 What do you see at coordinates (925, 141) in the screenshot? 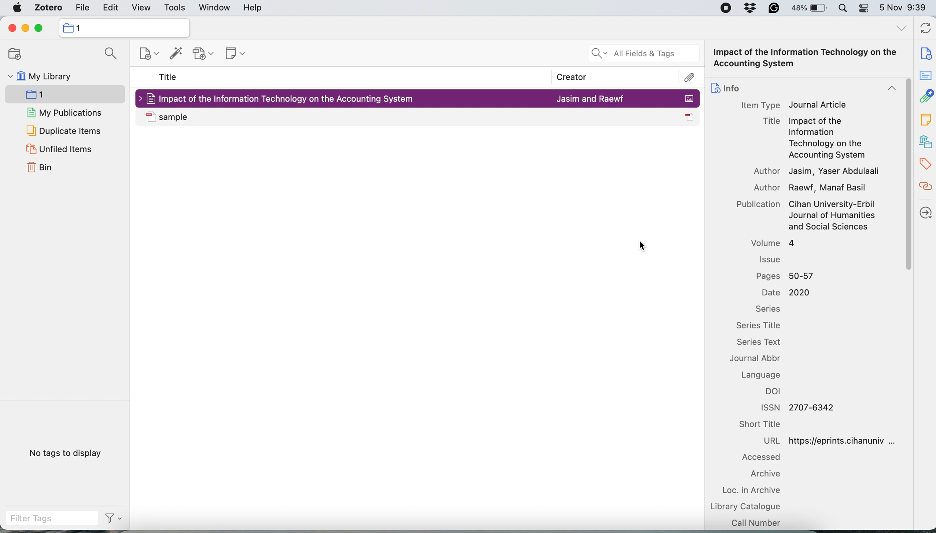
I see `libraries and collections` at bounding box center [925, 141].